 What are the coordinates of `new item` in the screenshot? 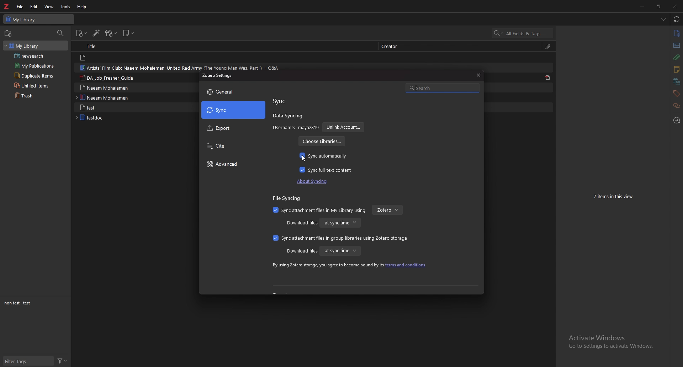 It's located at (82, 33).